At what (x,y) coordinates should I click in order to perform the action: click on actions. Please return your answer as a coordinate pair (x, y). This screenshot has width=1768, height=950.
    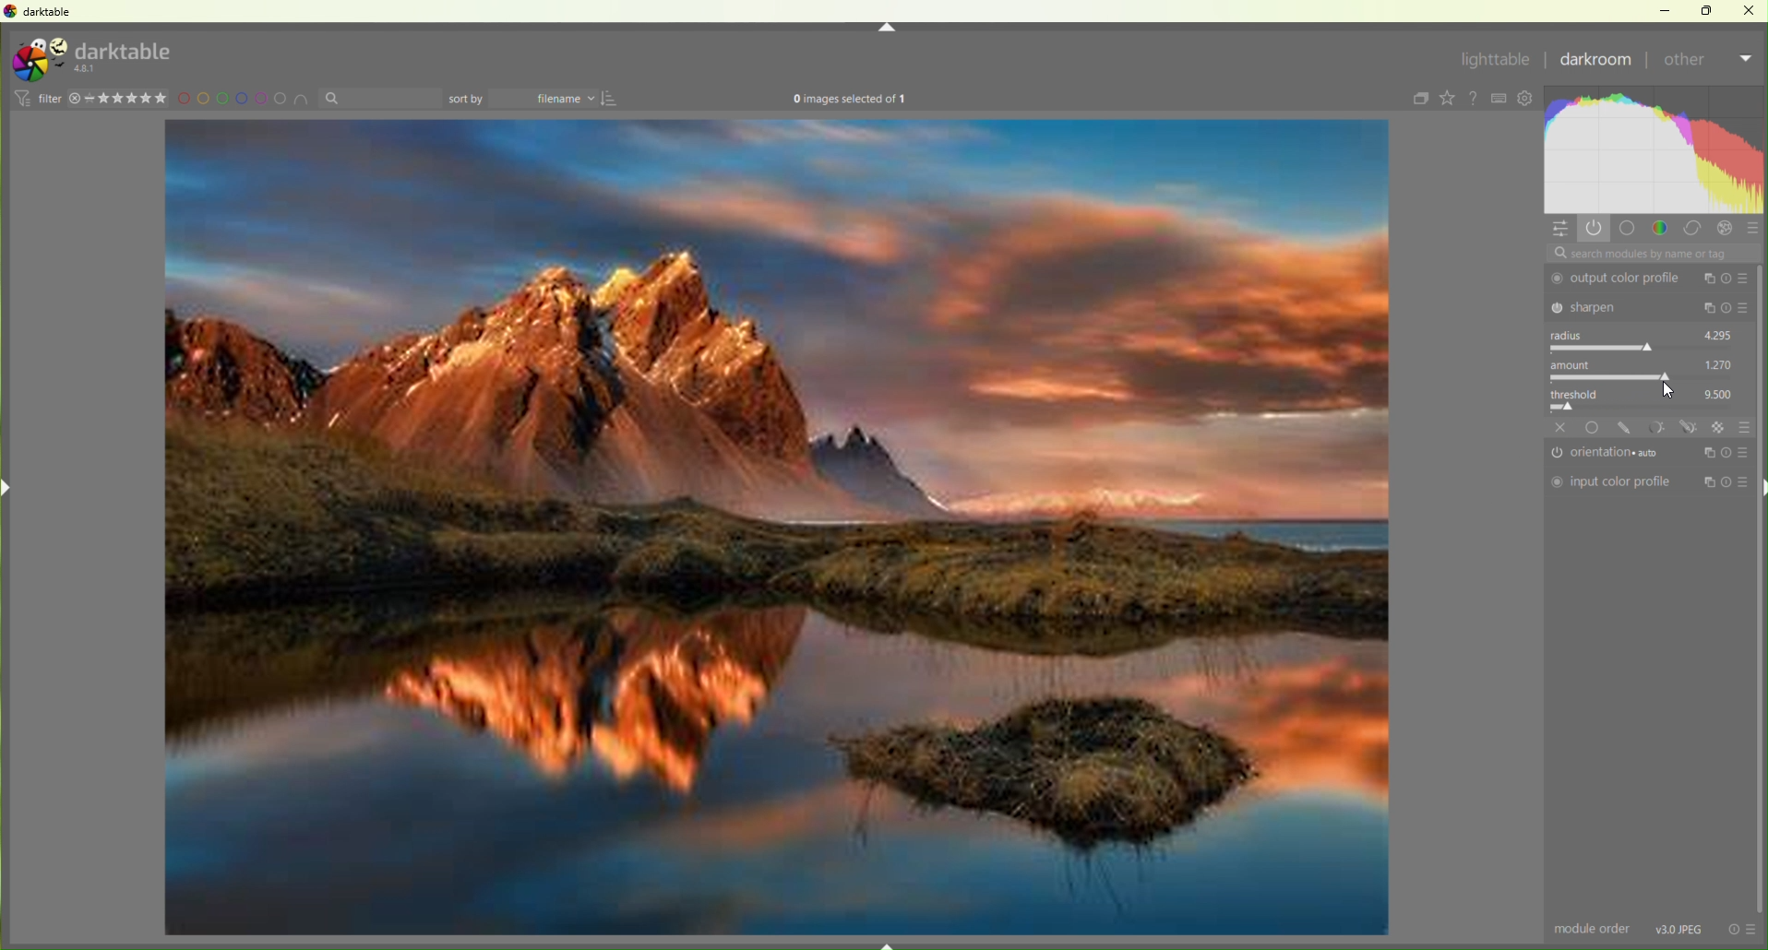
    Looking at the image, I should click on (1742, 929).